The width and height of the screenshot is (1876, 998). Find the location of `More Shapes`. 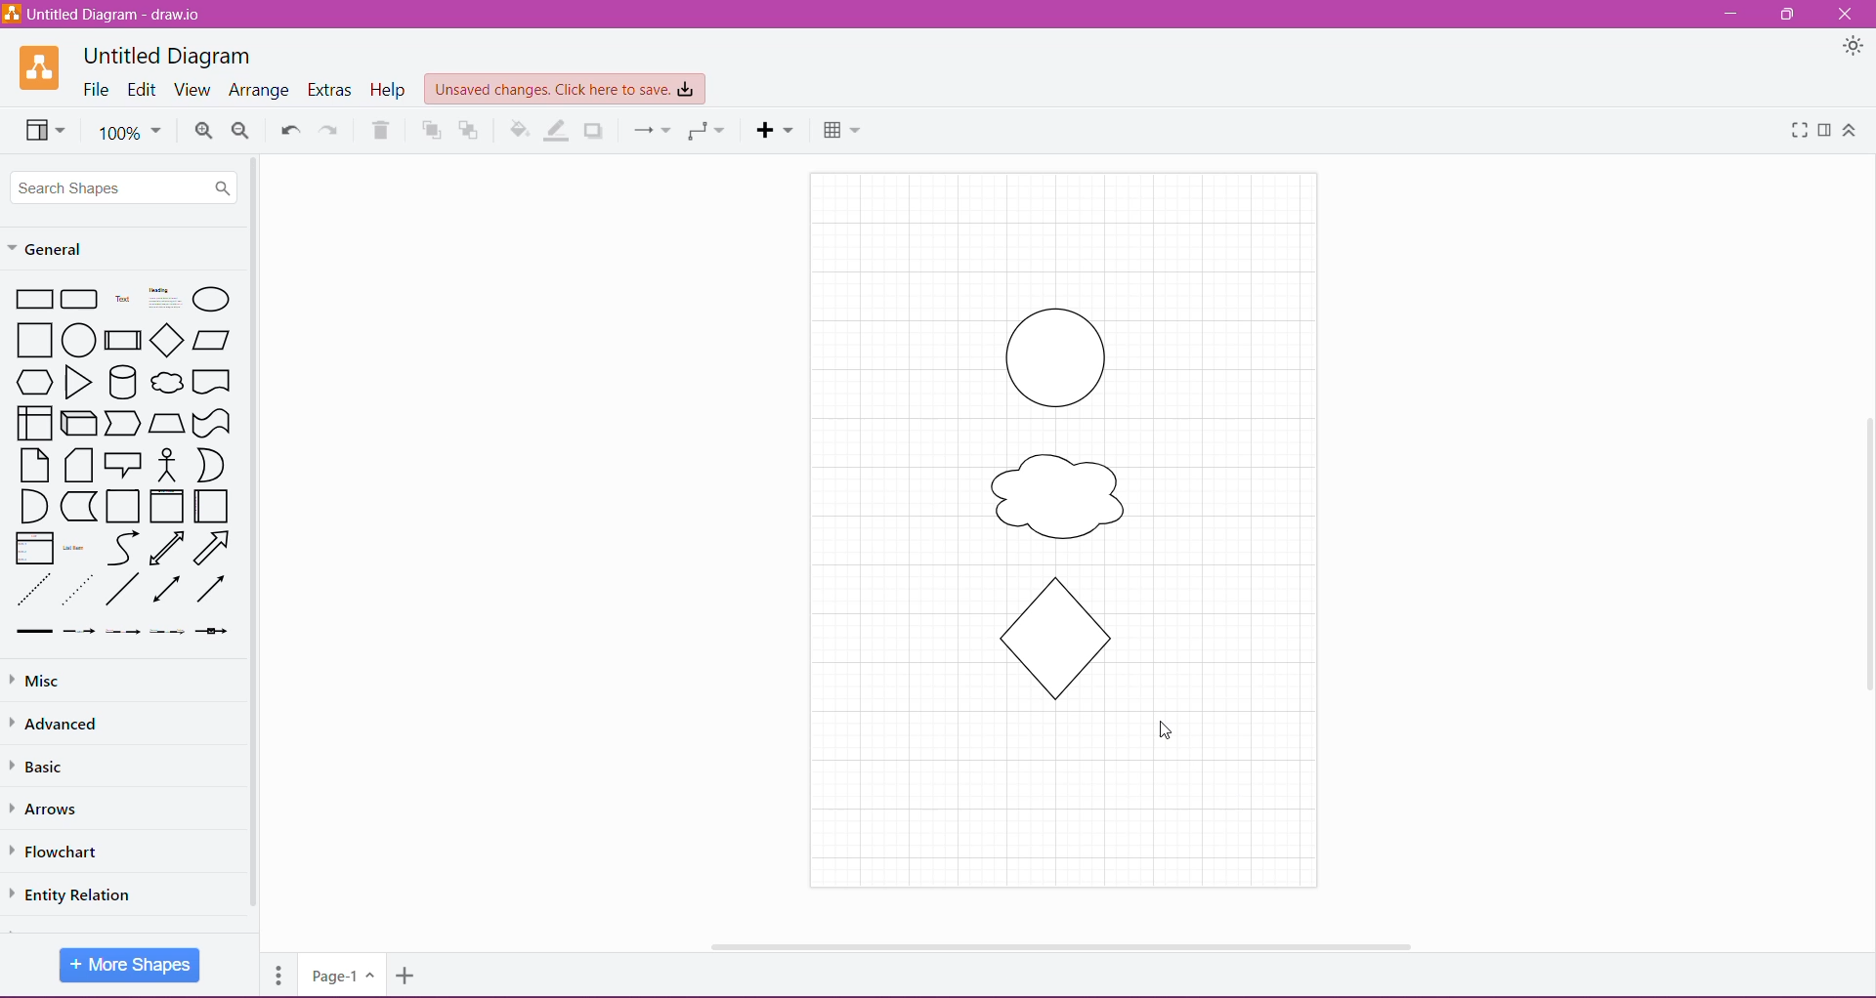

More Shapes is located at coordinates (130, 964).